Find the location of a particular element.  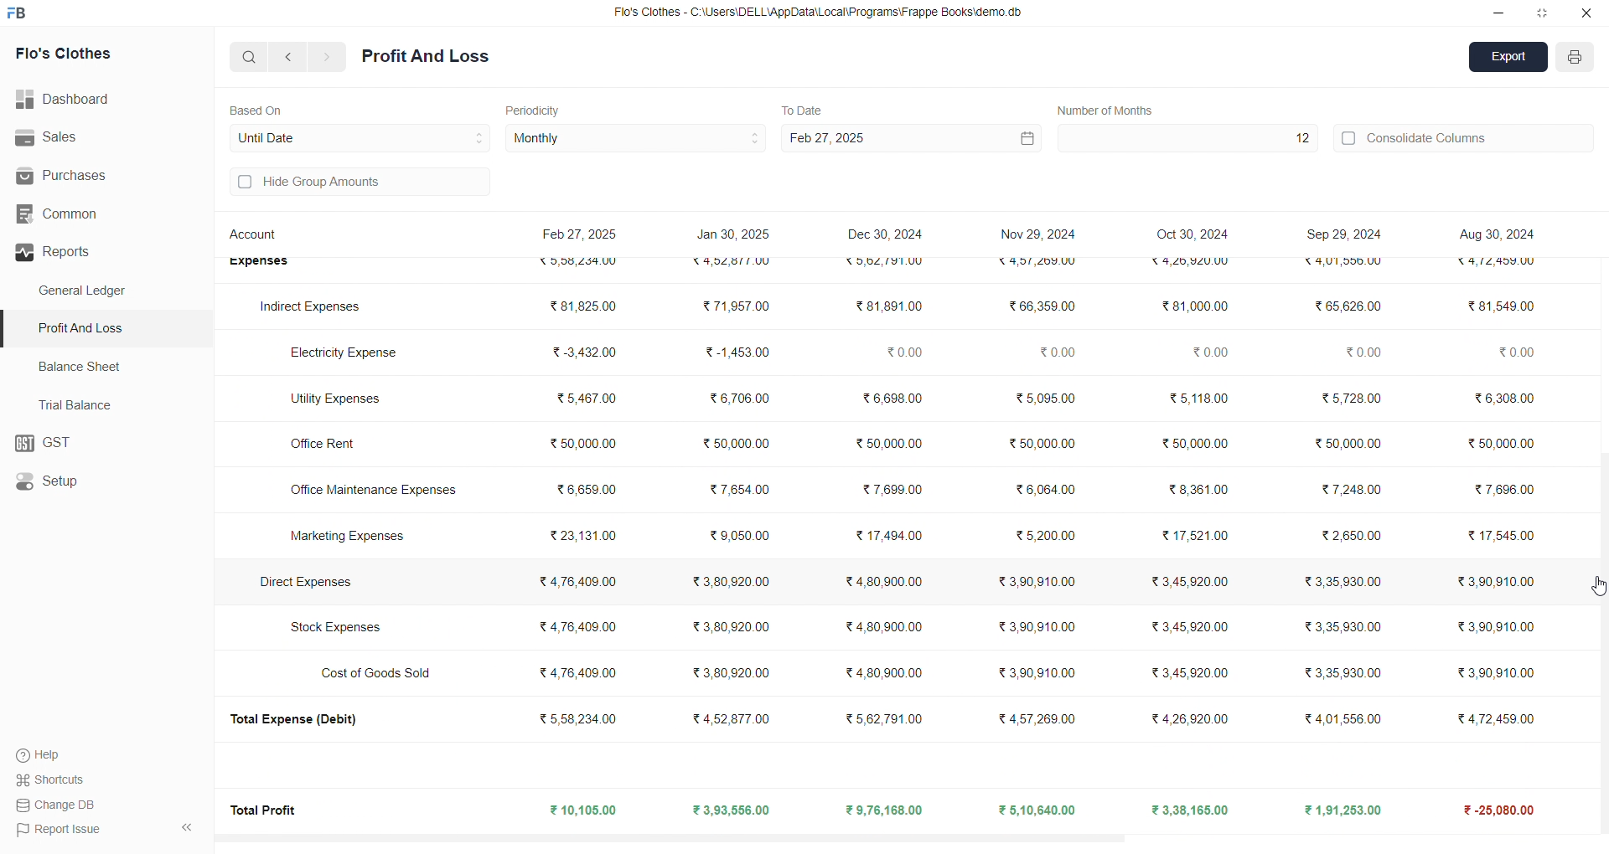

₹5,095.00 is located at coordinates (1045, 397).